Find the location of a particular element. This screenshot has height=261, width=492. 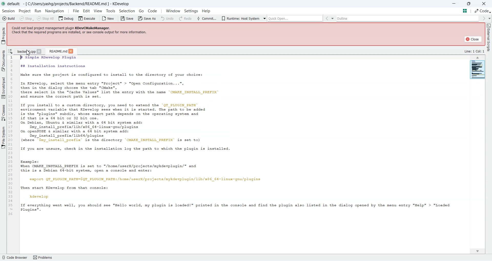

Minimize is located at coordinates (455, 4).